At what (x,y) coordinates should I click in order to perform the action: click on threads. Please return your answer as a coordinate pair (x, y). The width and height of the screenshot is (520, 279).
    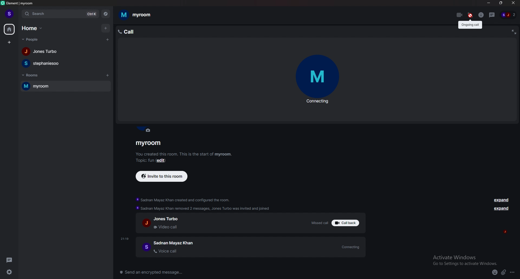
    Looking at the image, I should click on (492, 15).